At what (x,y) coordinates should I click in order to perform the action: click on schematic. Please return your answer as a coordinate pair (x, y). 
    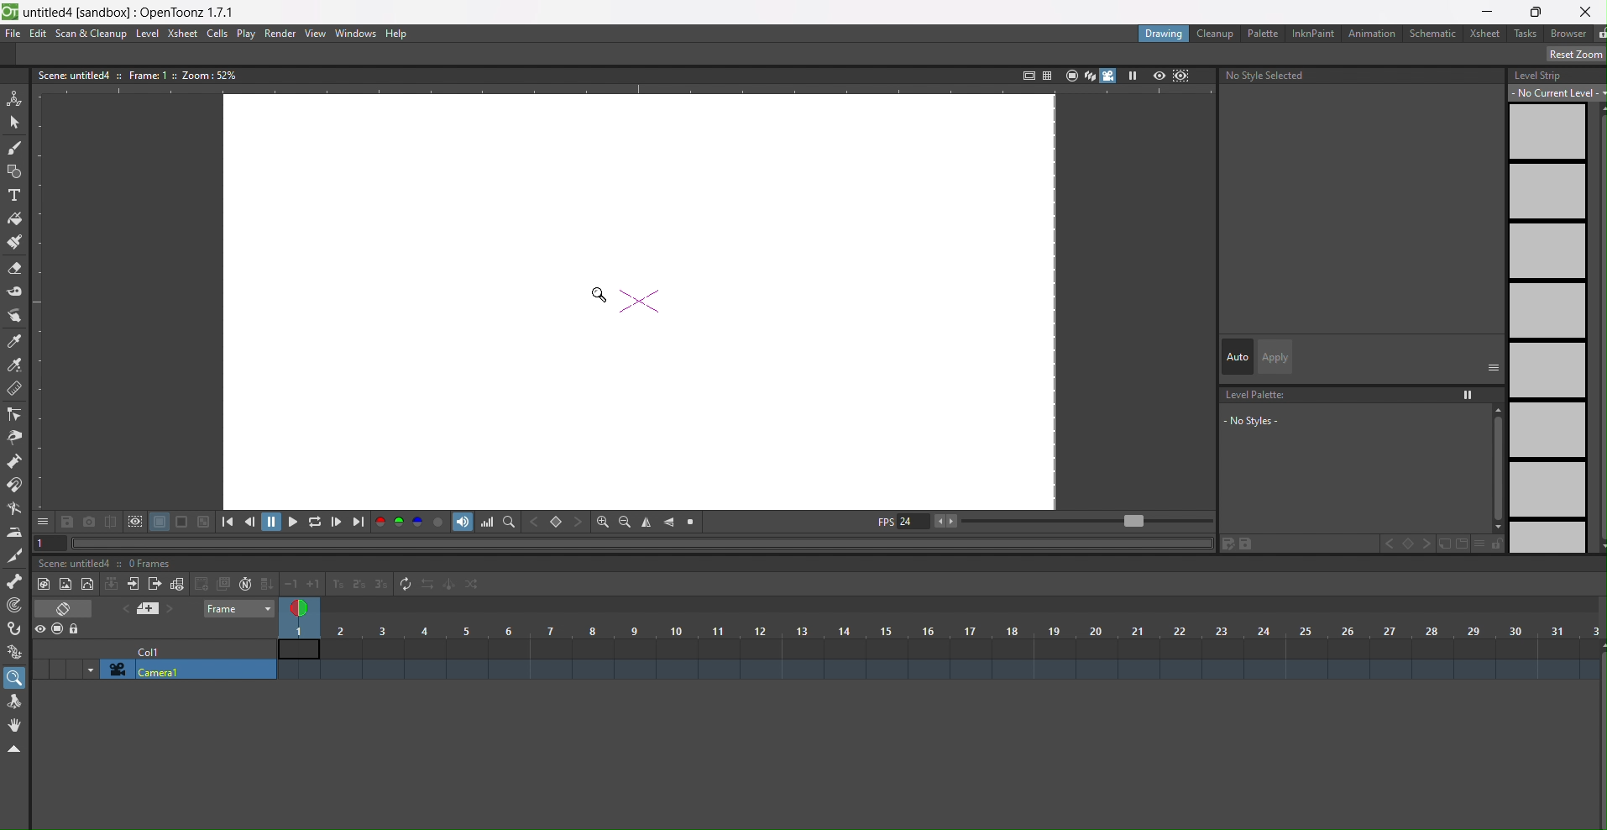
    Looking at the image, I should click on (1434, 33).